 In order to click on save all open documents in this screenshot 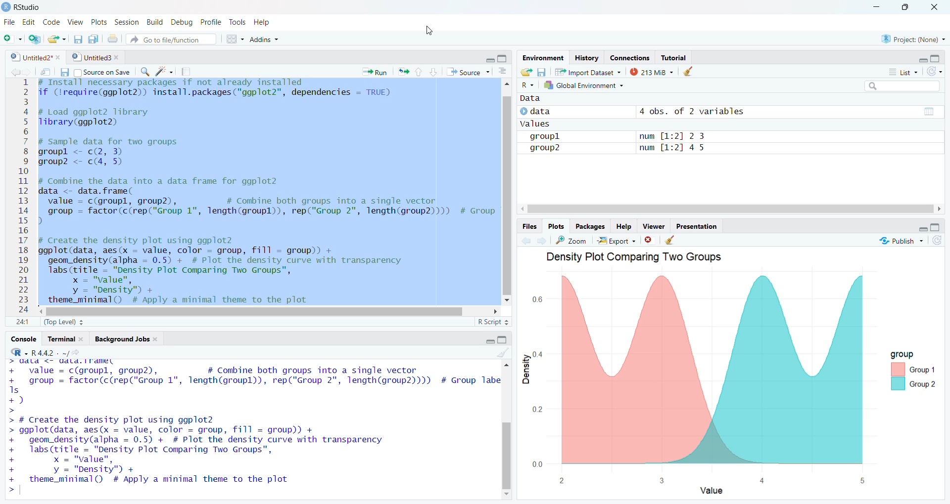, I will do `click(95, 40)`.